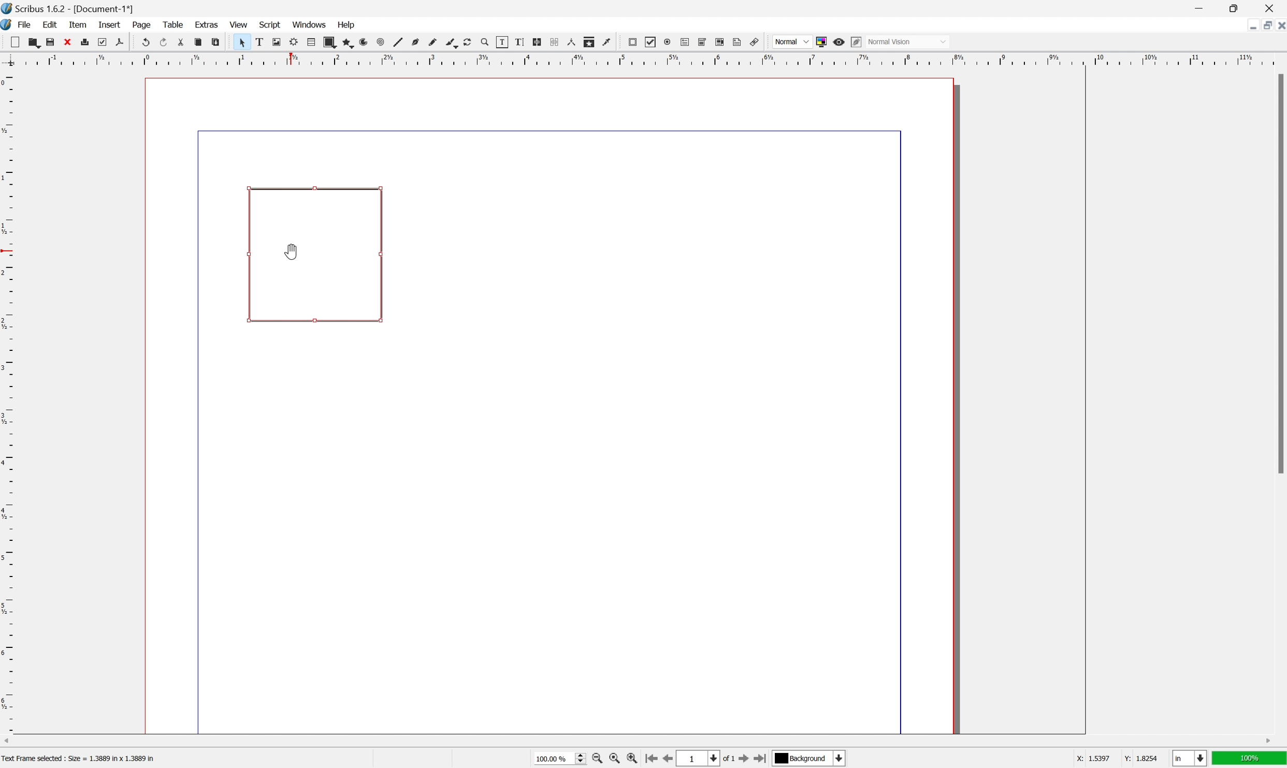  I want to click on open, so click(36, 44).